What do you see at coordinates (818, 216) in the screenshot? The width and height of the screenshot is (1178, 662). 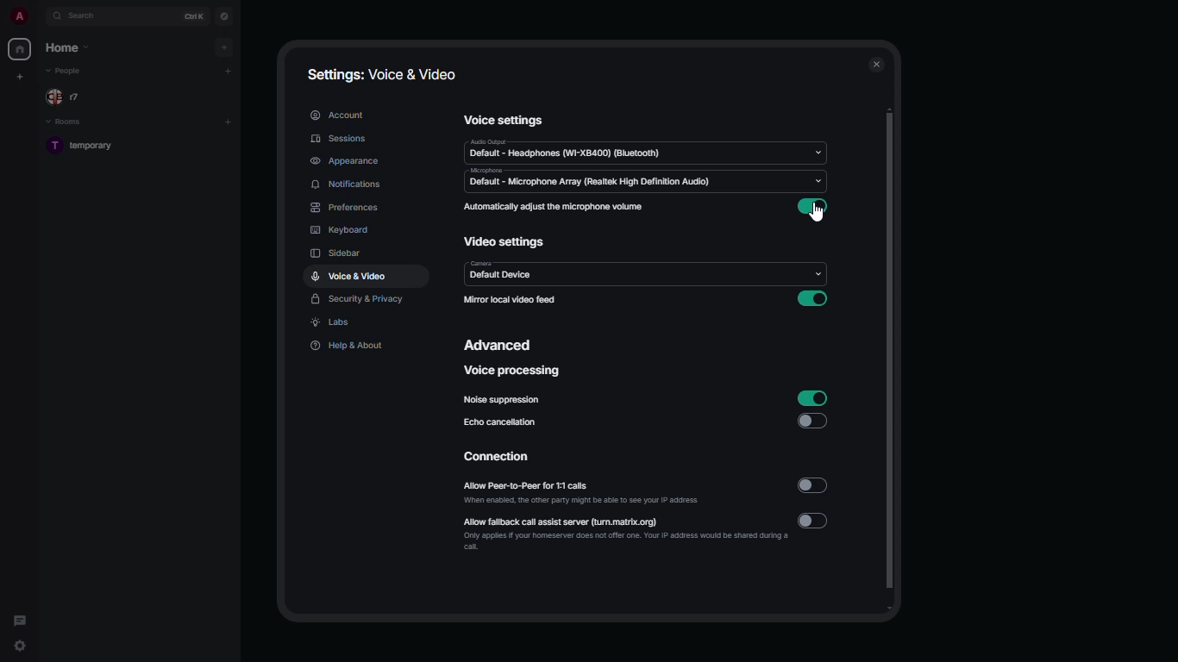 I see `cursor` at bounding box center [818, 216].